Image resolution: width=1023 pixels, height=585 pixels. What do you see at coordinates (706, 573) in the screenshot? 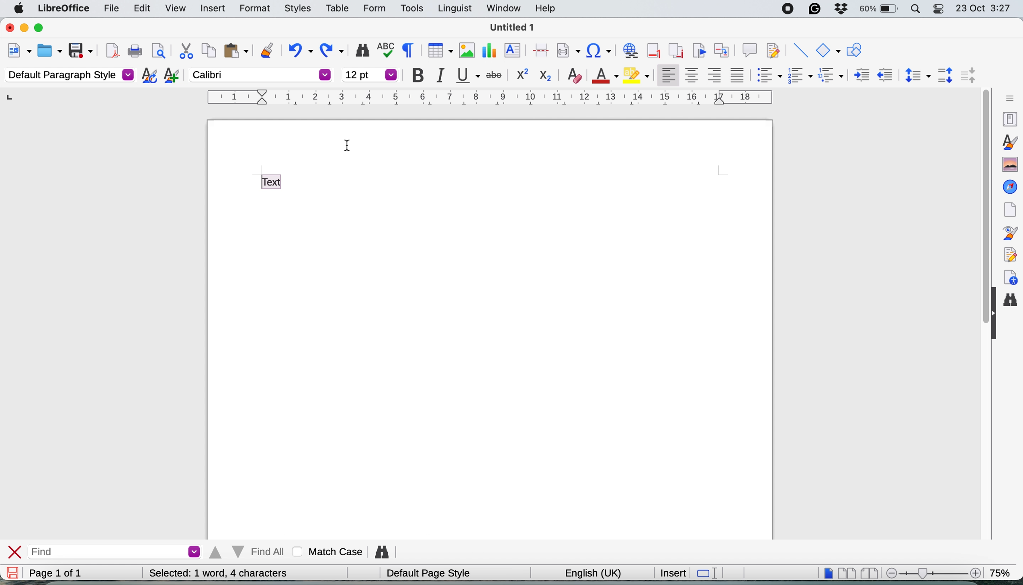
I see `standard selection` at bounding box center [706, 573].